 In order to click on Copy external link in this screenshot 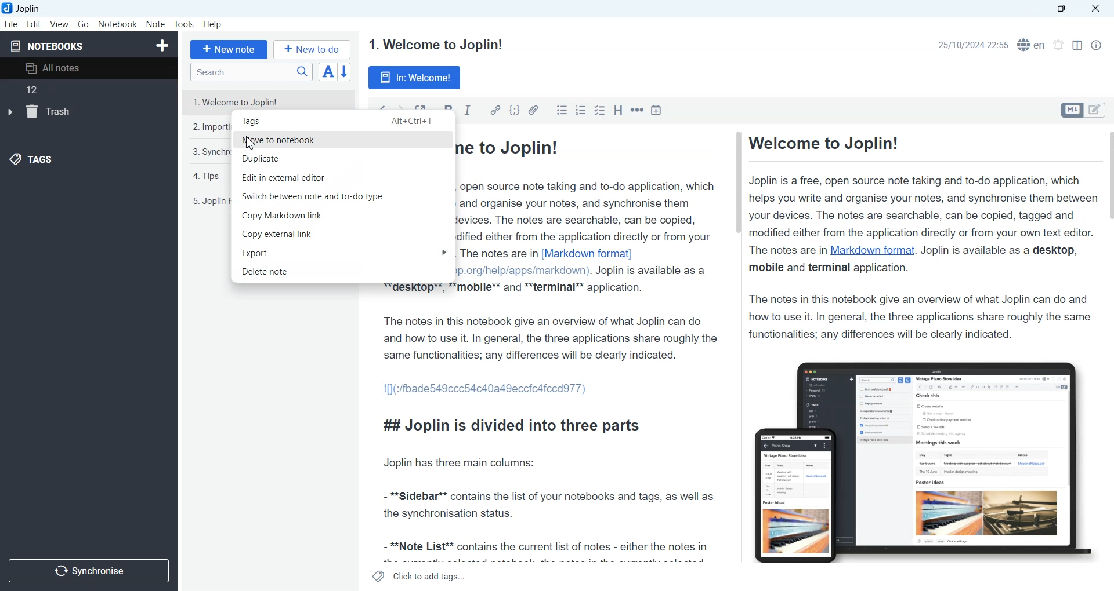, I will do `click(343, 235)`.